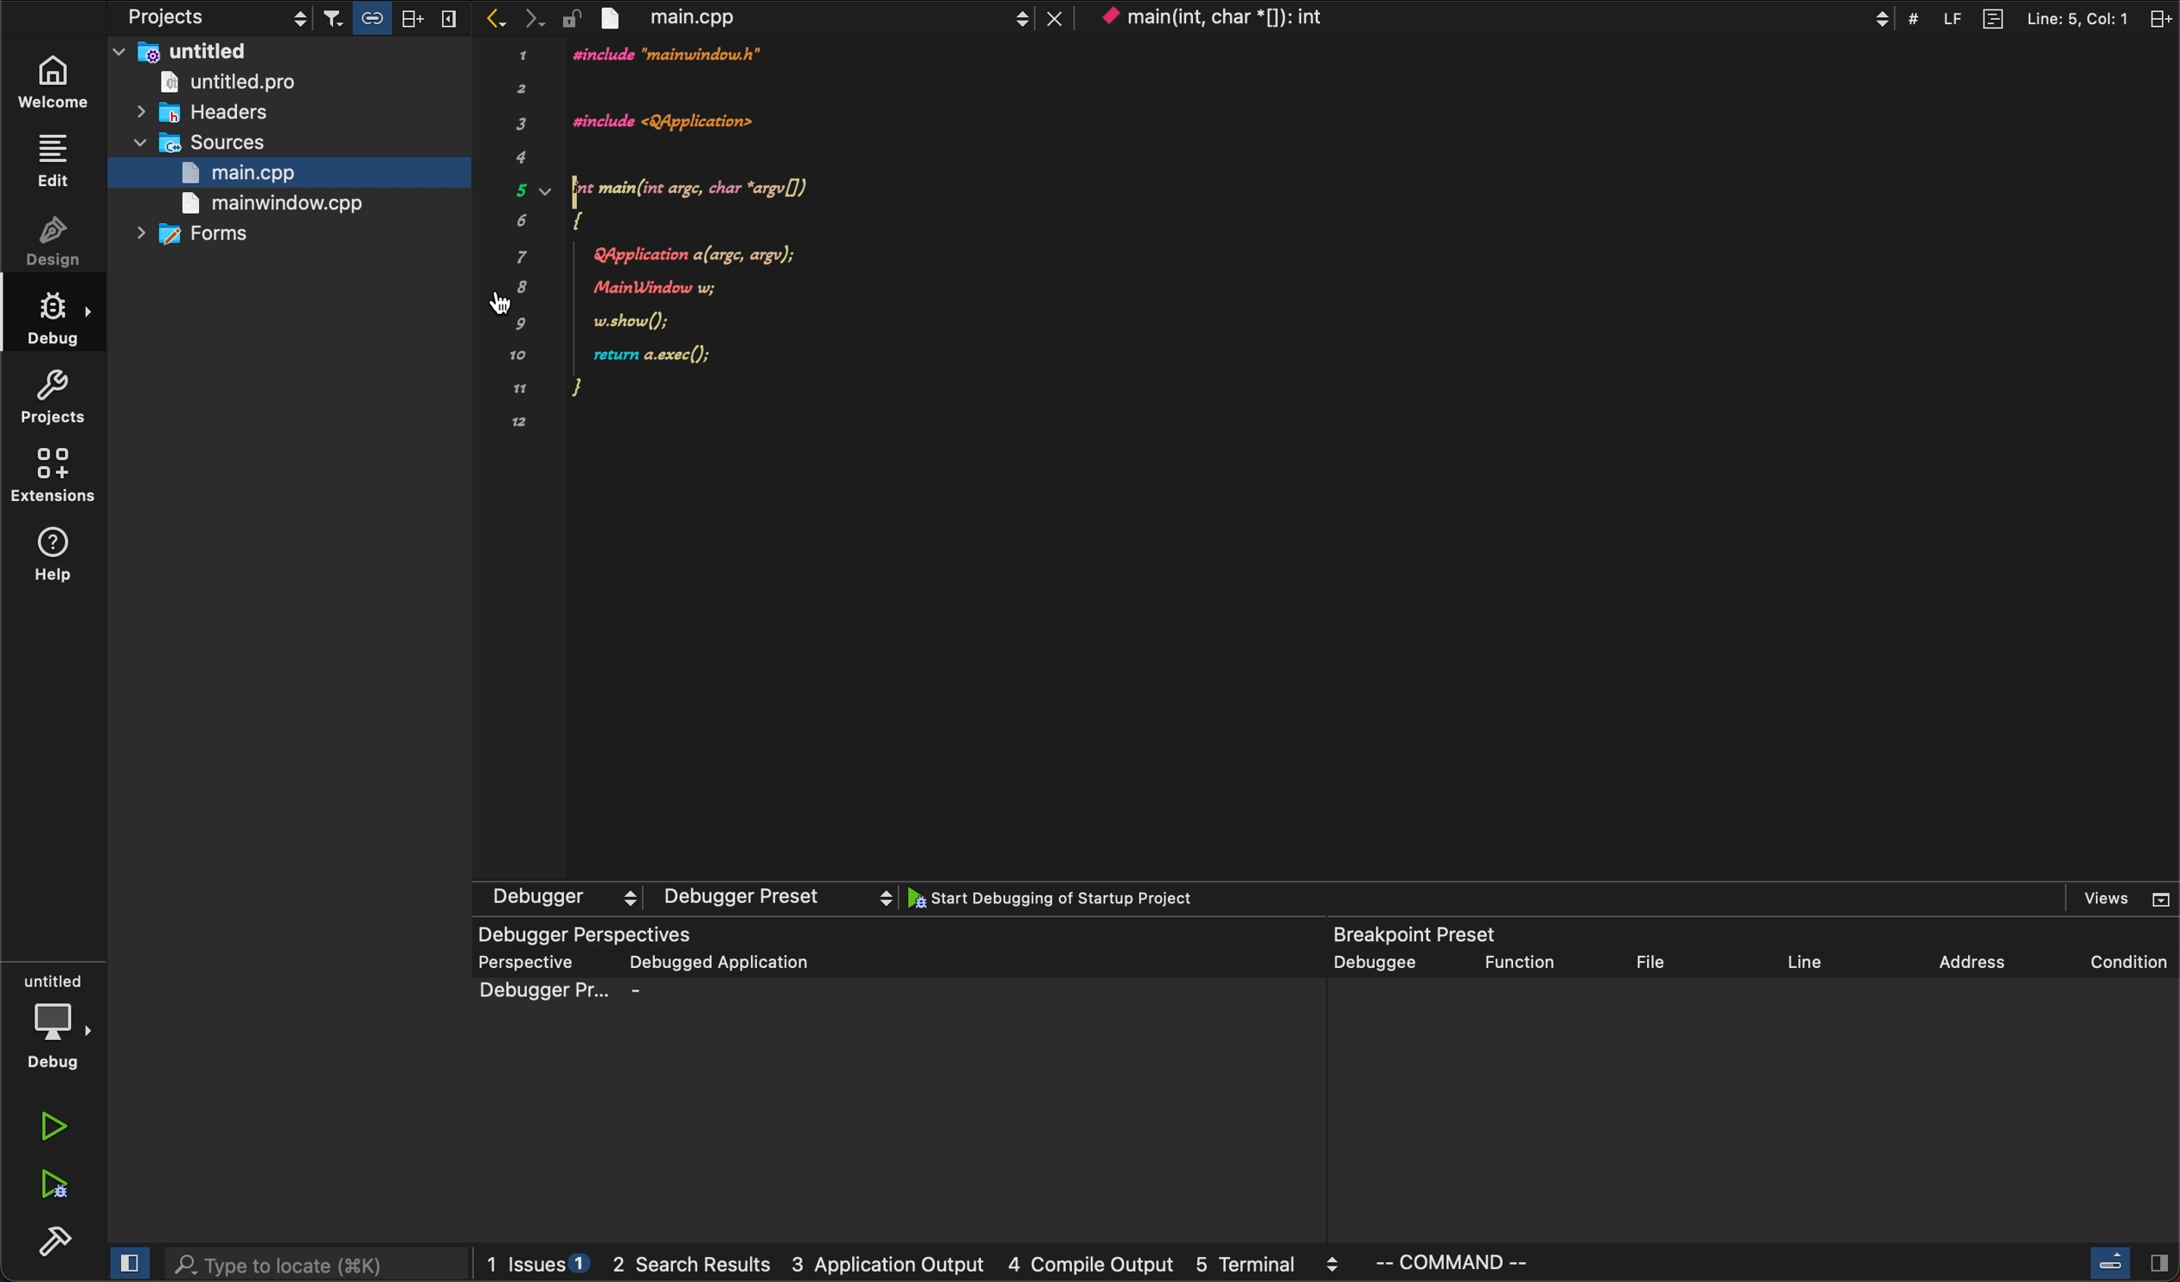  I want to click on help, so click(58, 554).